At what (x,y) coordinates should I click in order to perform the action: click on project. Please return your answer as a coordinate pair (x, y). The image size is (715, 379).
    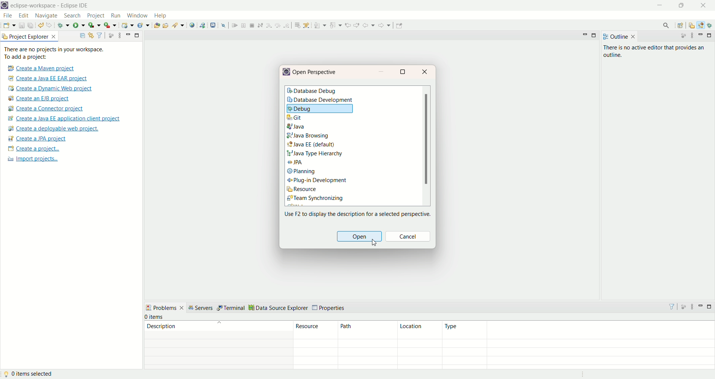
    Looking at the image, I should click on (96, 16).